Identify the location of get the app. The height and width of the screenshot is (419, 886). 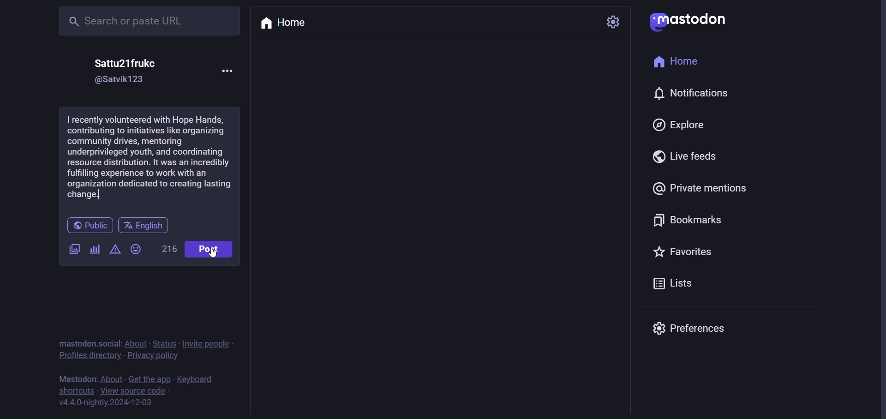
(148, 380).